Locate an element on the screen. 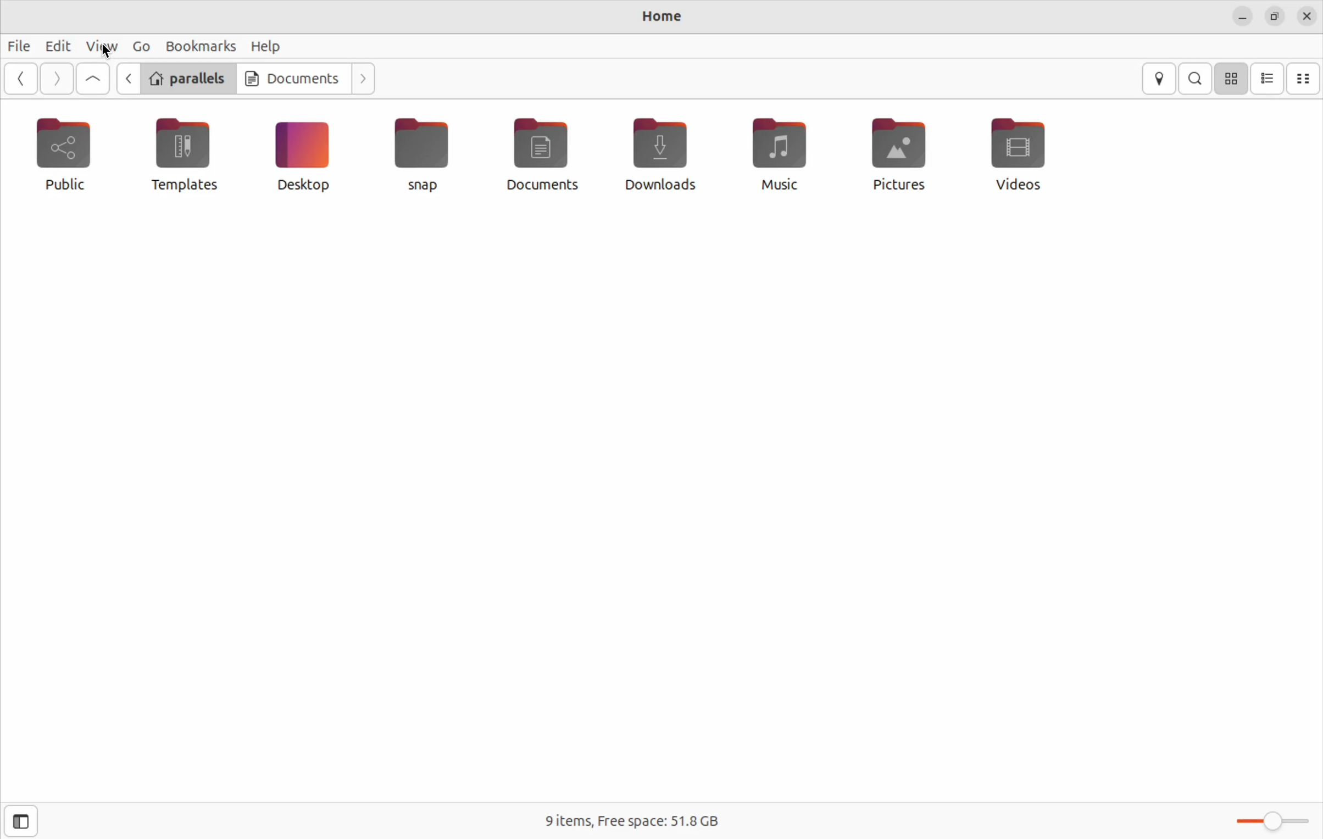 This screenshot has height=839, width=1323. Home is located at coordinates (663, 18).